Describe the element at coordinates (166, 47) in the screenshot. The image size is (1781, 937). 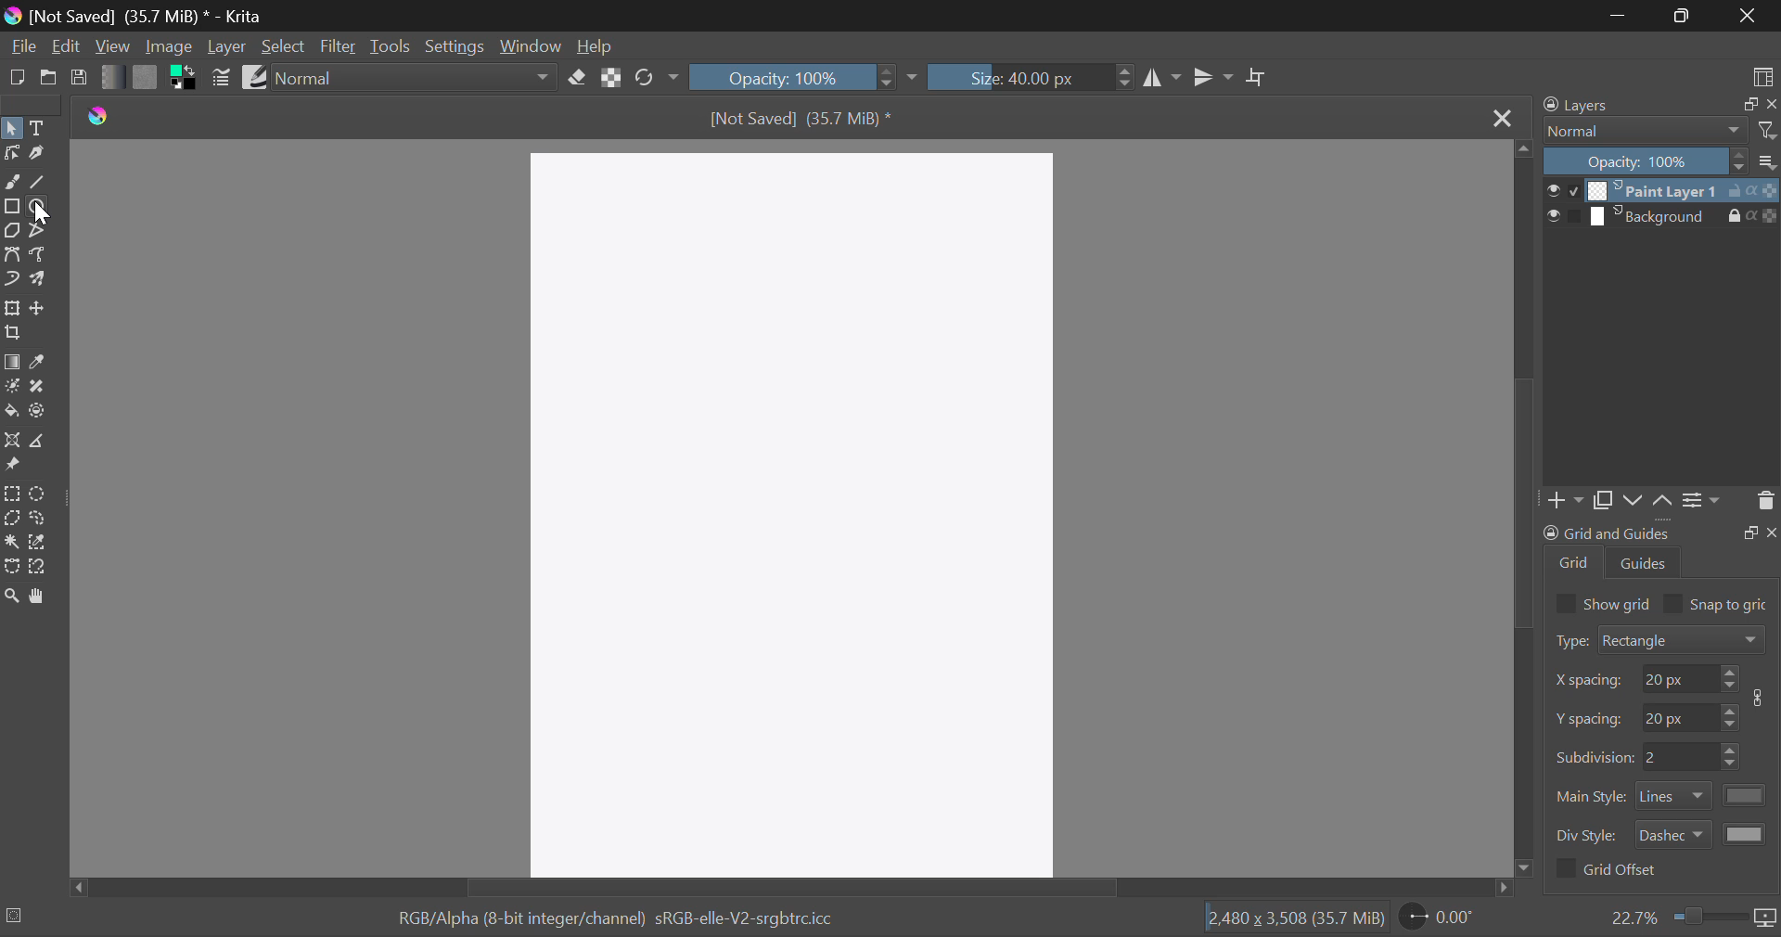
I see `Image` at that location.